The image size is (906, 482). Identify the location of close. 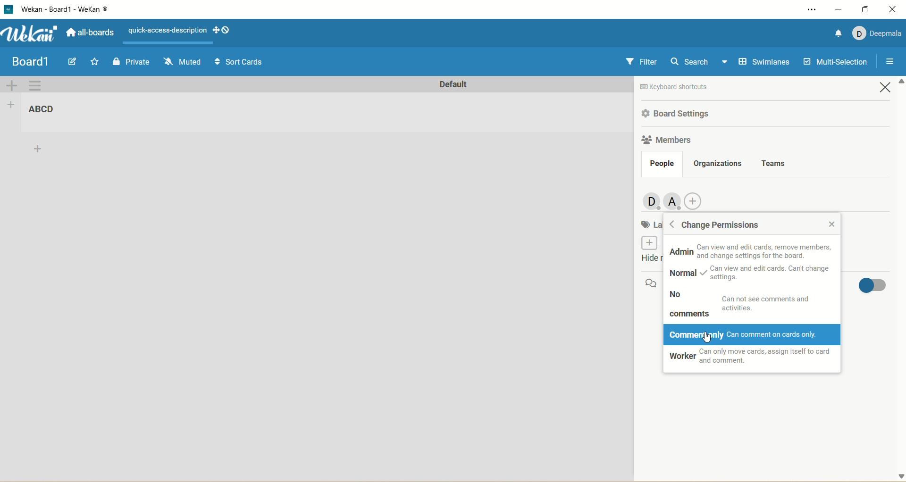
(887, 89).